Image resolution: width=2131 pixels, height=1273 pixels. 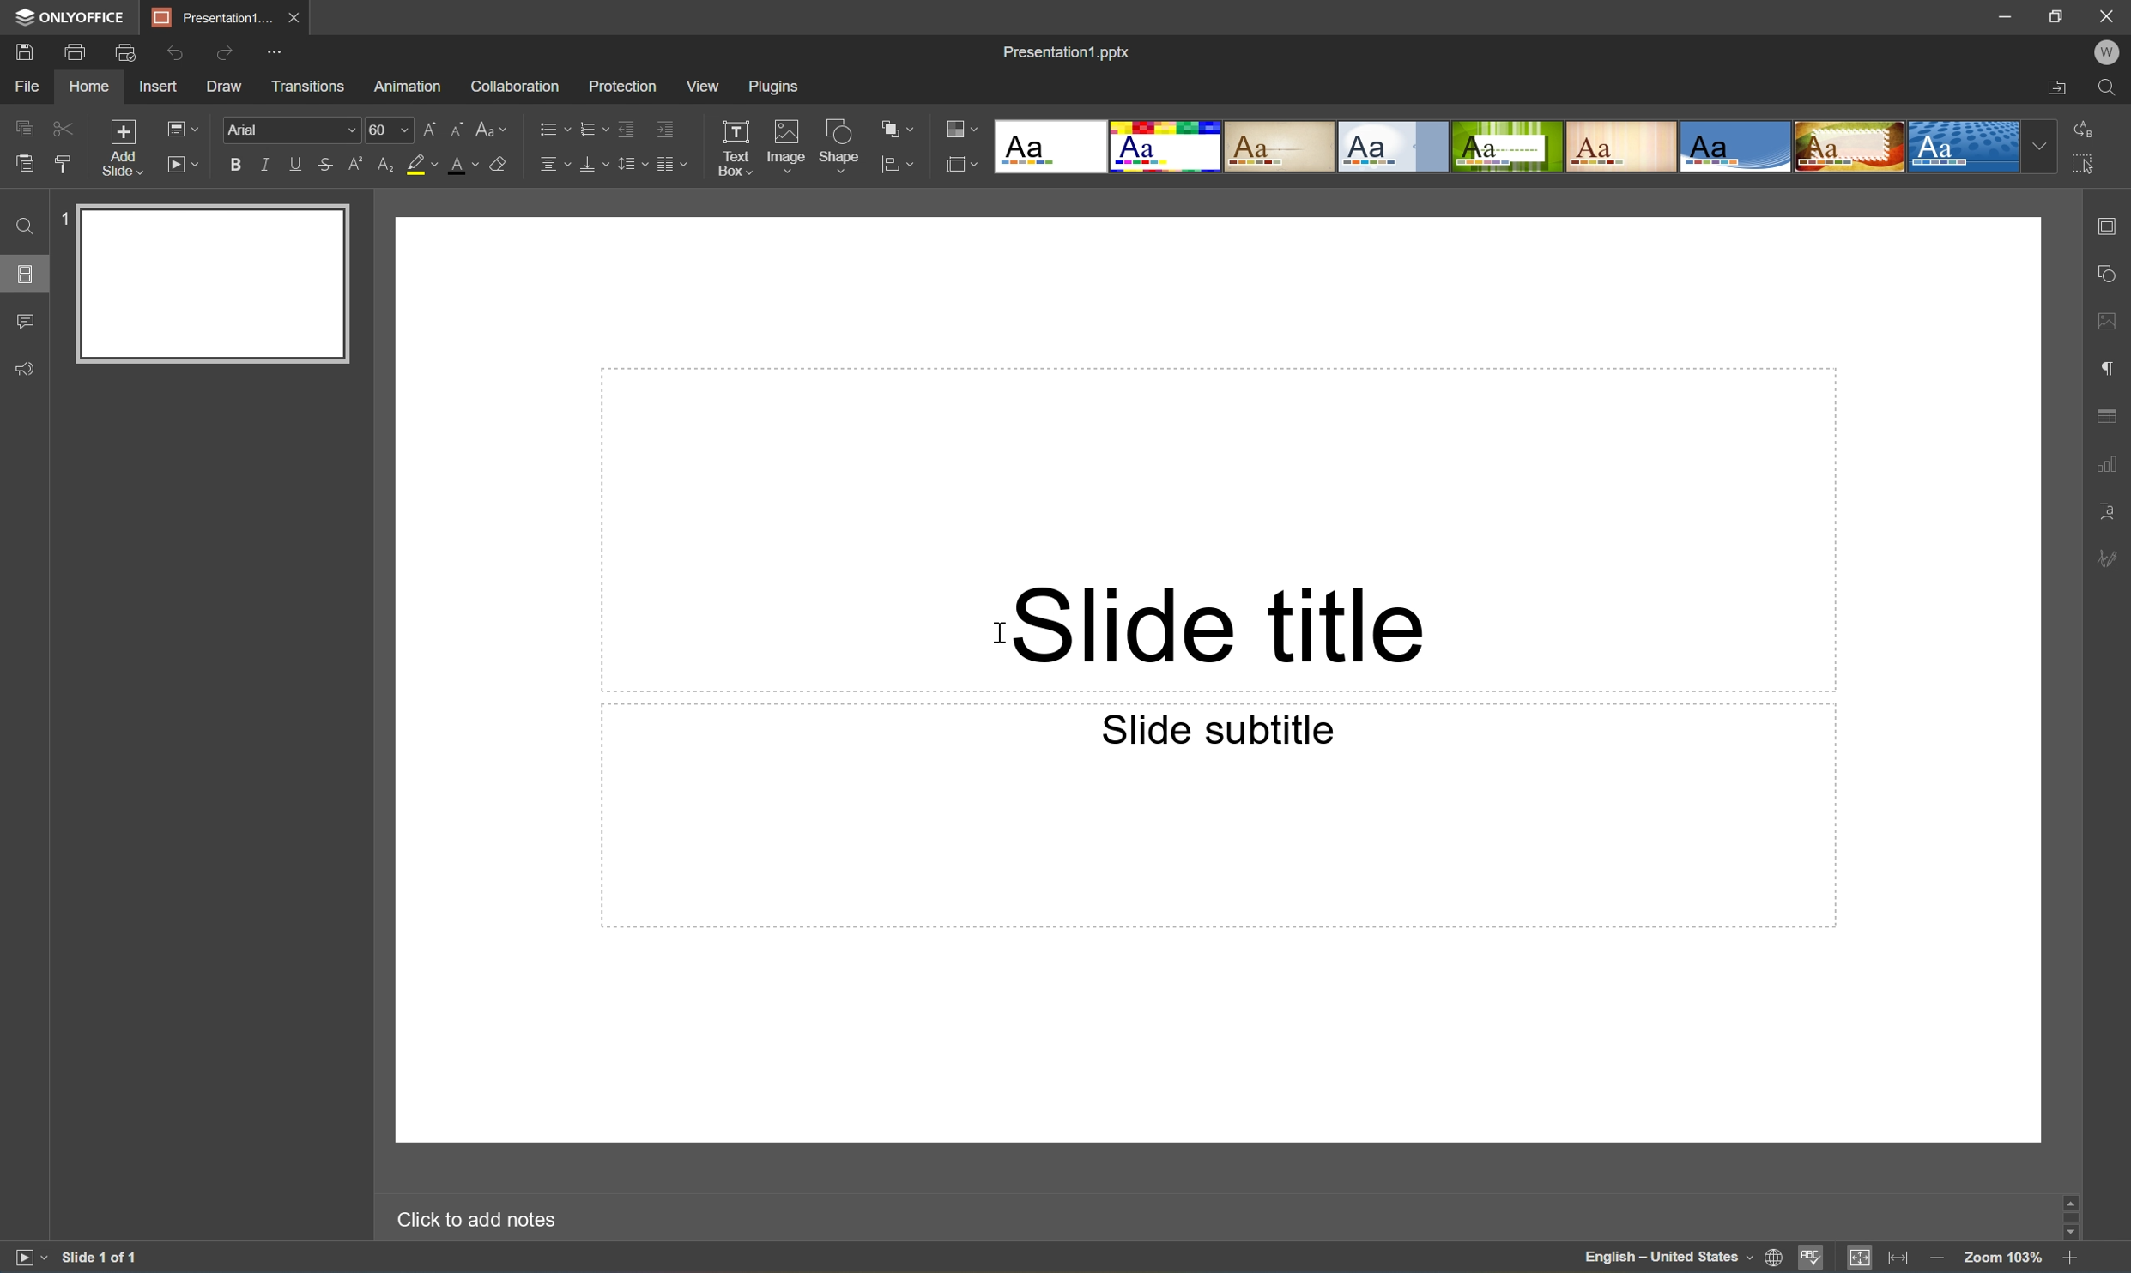 I want to click on Drop Down, so click(x=2037, y=147).